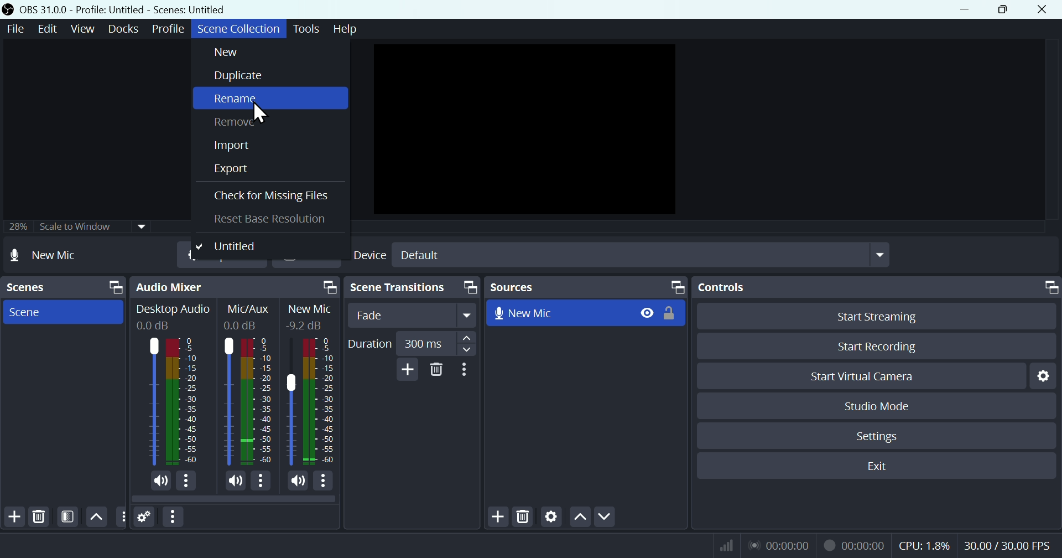  What do you see at coordinates (586, 286) in the screenshot?
I see `Sources` at bounding box center [586, 286].